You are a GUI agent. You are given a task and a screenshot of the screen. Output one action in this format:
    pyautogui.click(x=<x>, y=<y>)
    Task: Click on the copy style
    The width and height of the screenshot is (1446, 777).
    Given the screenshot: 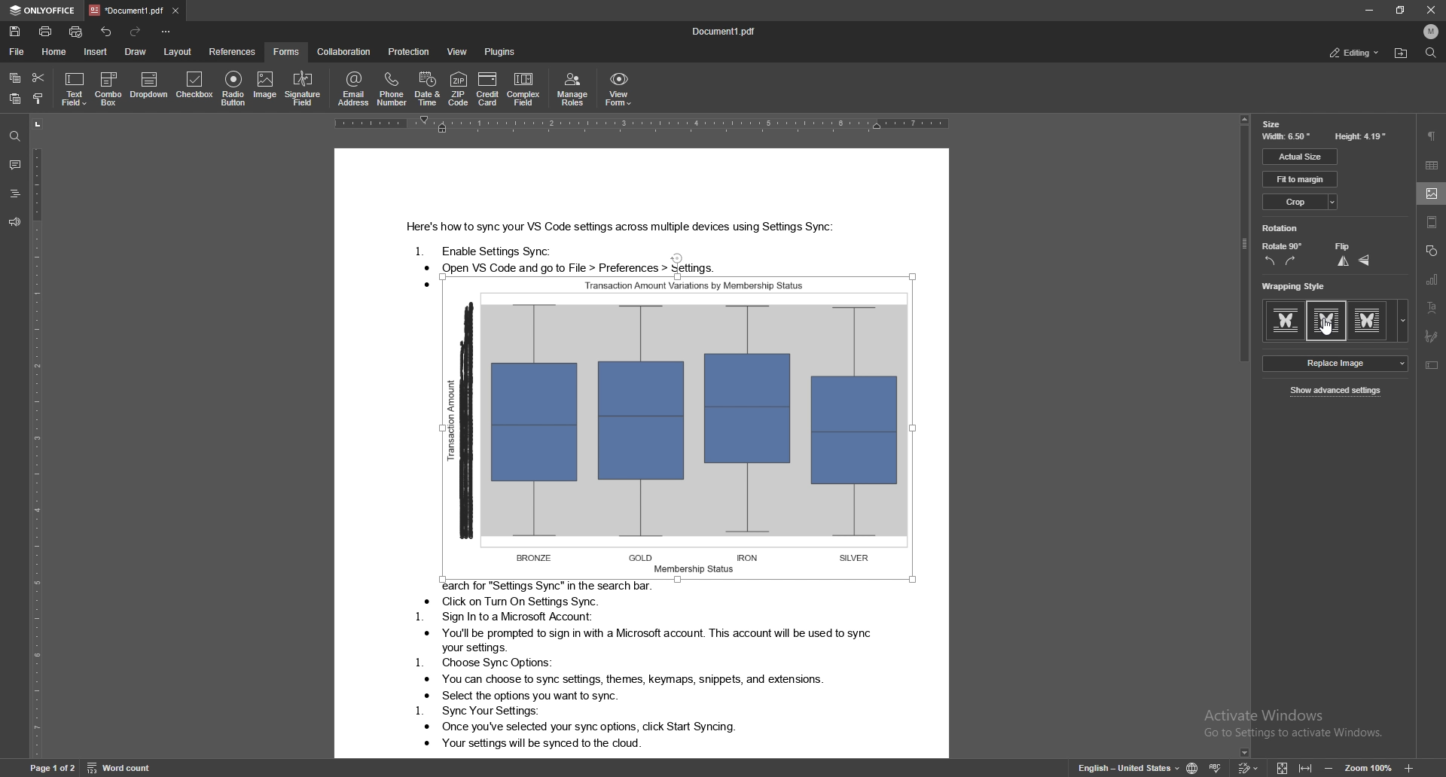 What is the action you would take?
    pyautogui.click(x=38, y=99)
    